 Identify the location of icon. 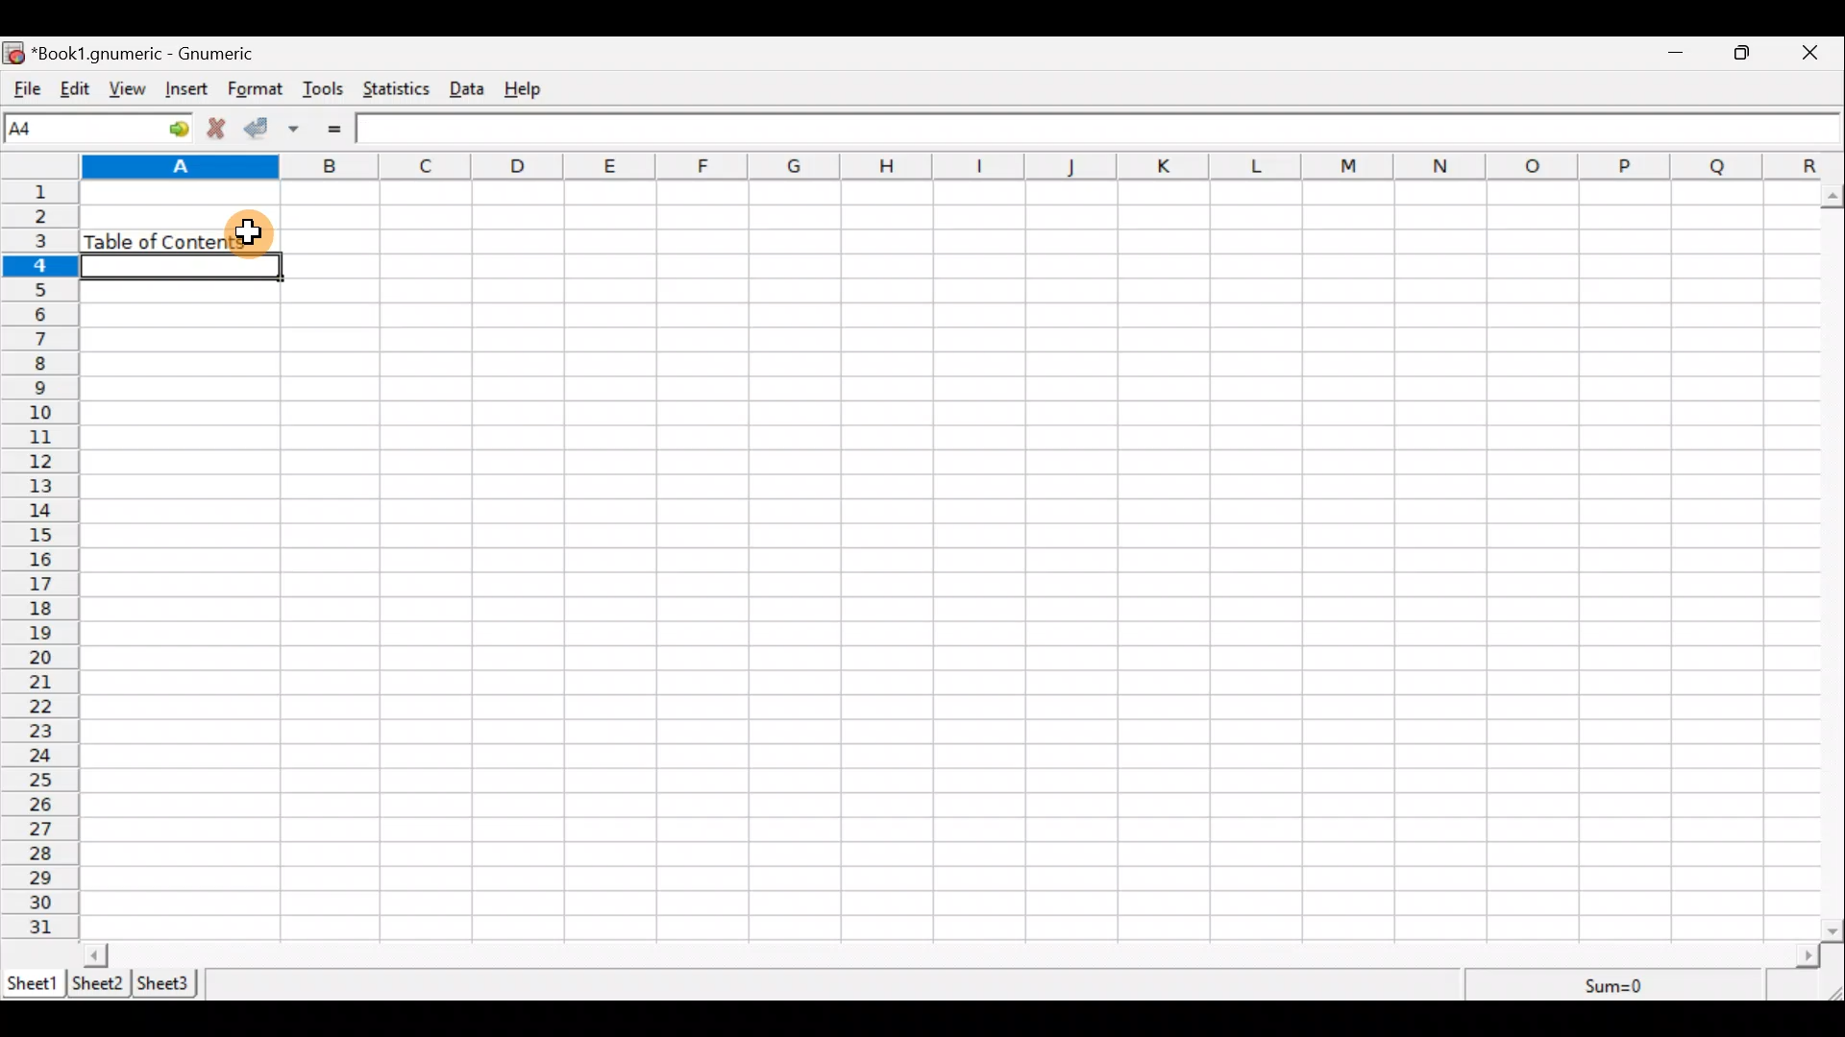
(13, 55).